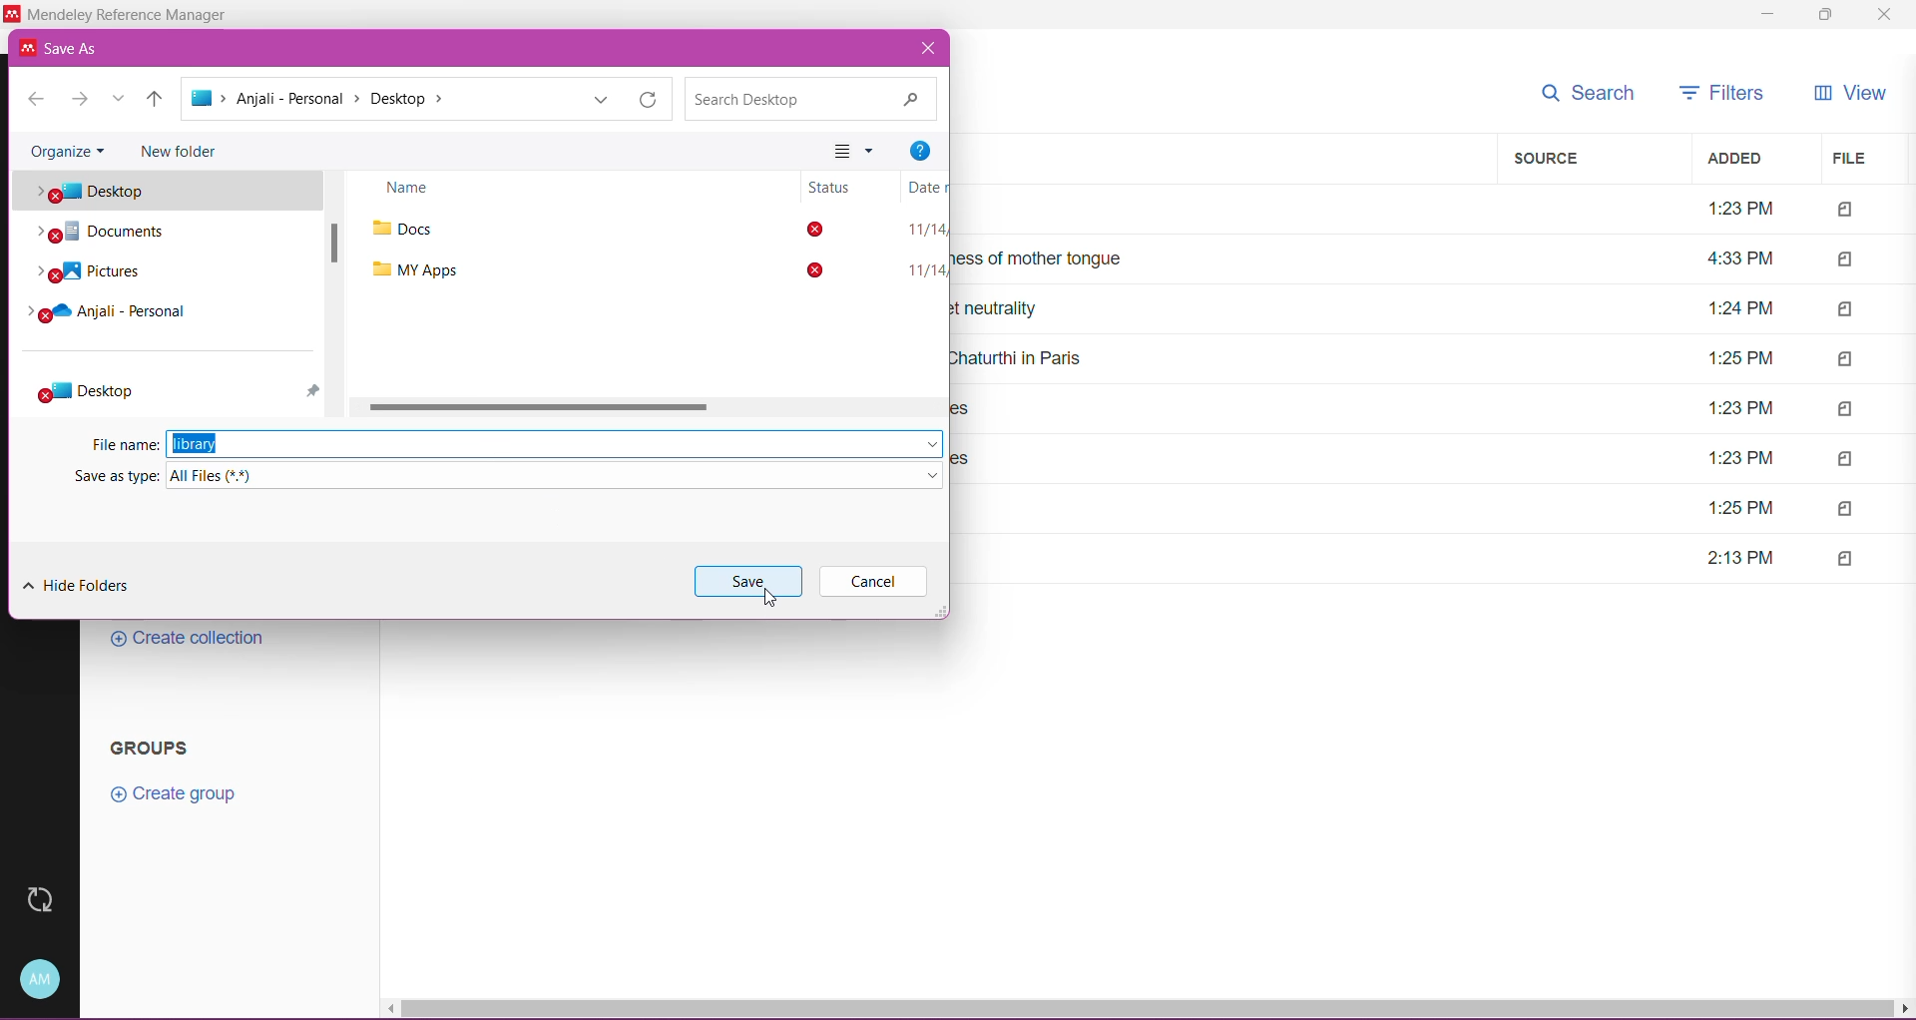  Describe the element at coordinates (415, 193) in the screenshot. I see `Name` at that location.